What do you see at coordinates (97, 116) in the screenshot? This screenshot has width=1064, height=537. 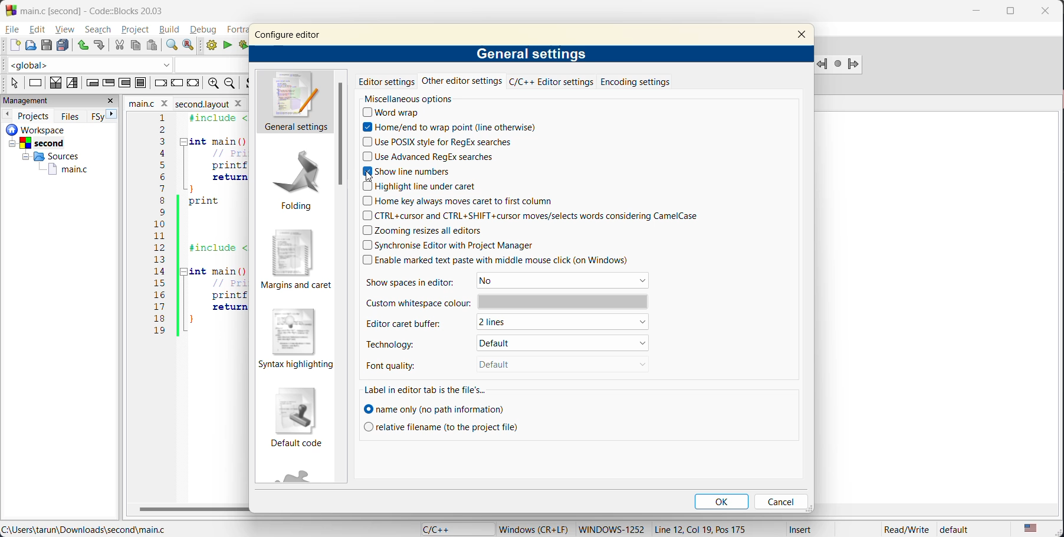 I see `FSy` at bounding box center [97, 116].